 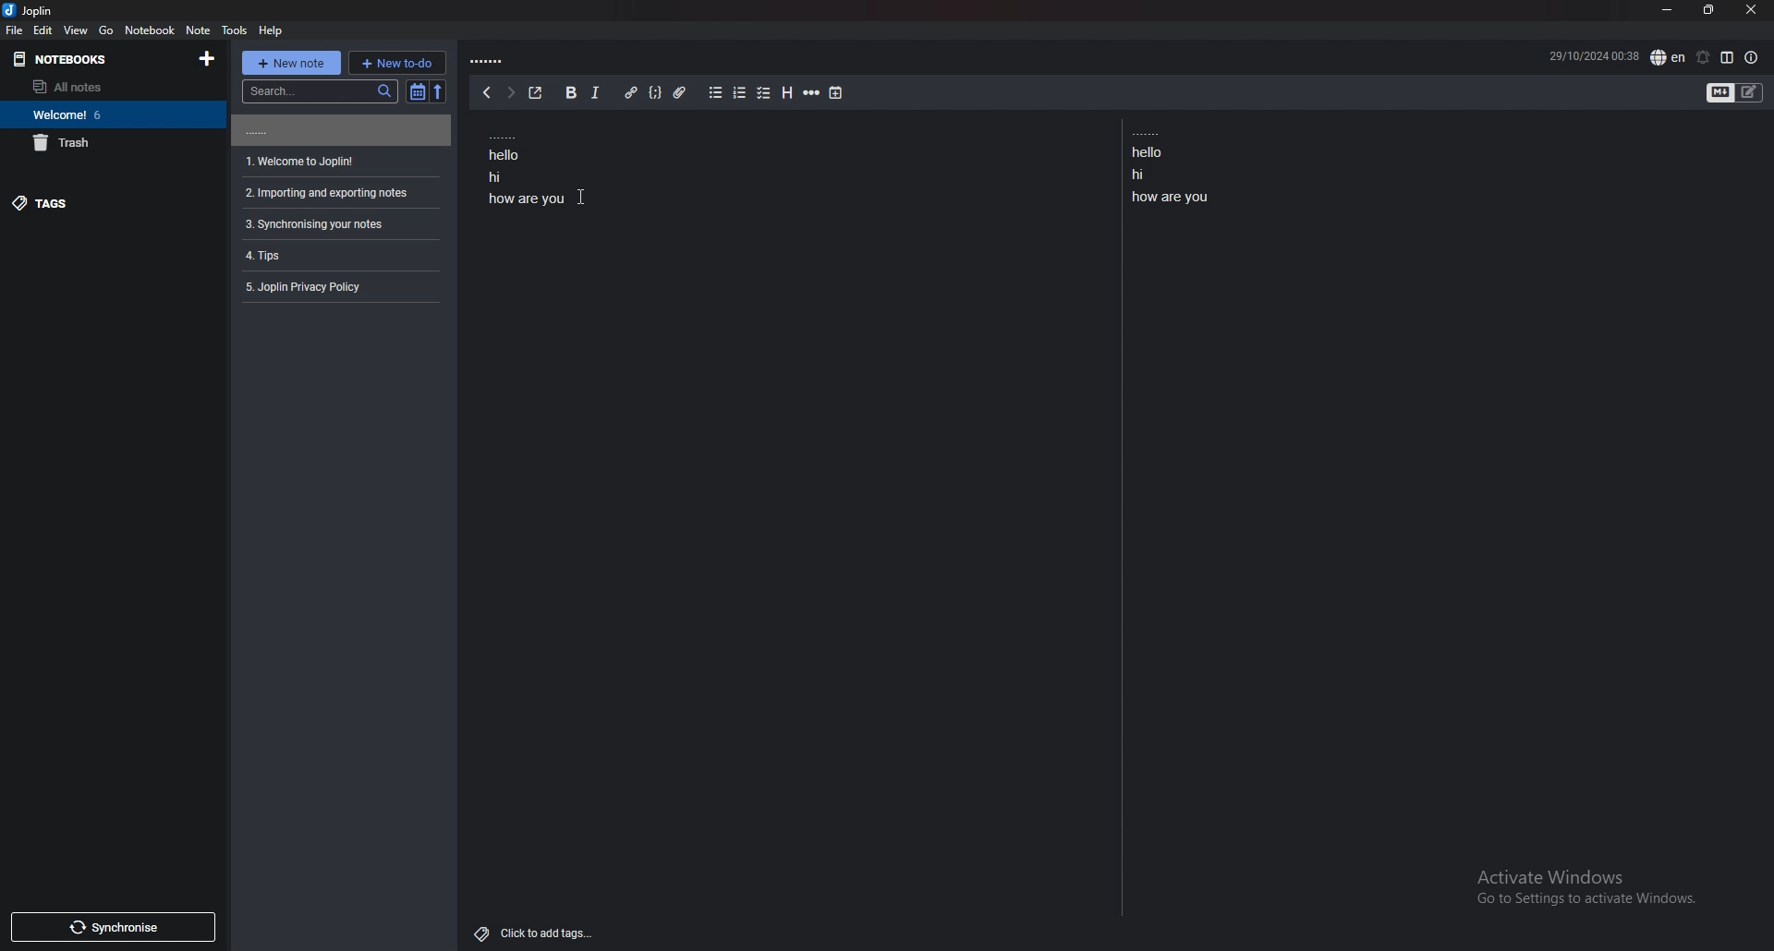 I want to click on heading, so click(x=786, y=92).